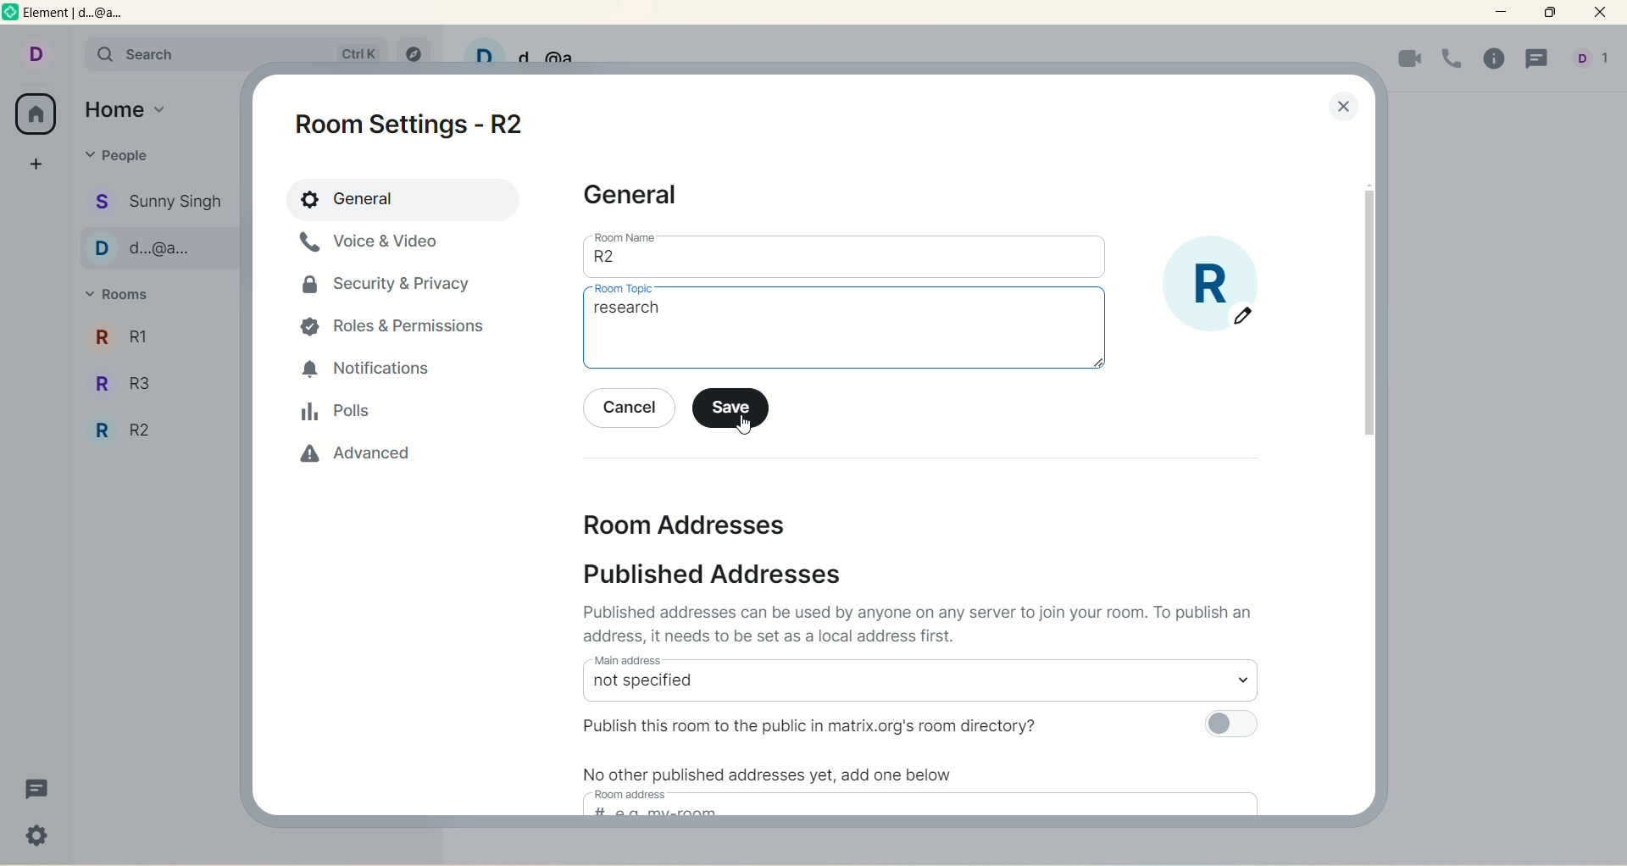 This screenshot has width=1627, height=866. What do you see at coordinates (845, 264) in the screenshot?
I see `room name` at bounding box center [845, 264].